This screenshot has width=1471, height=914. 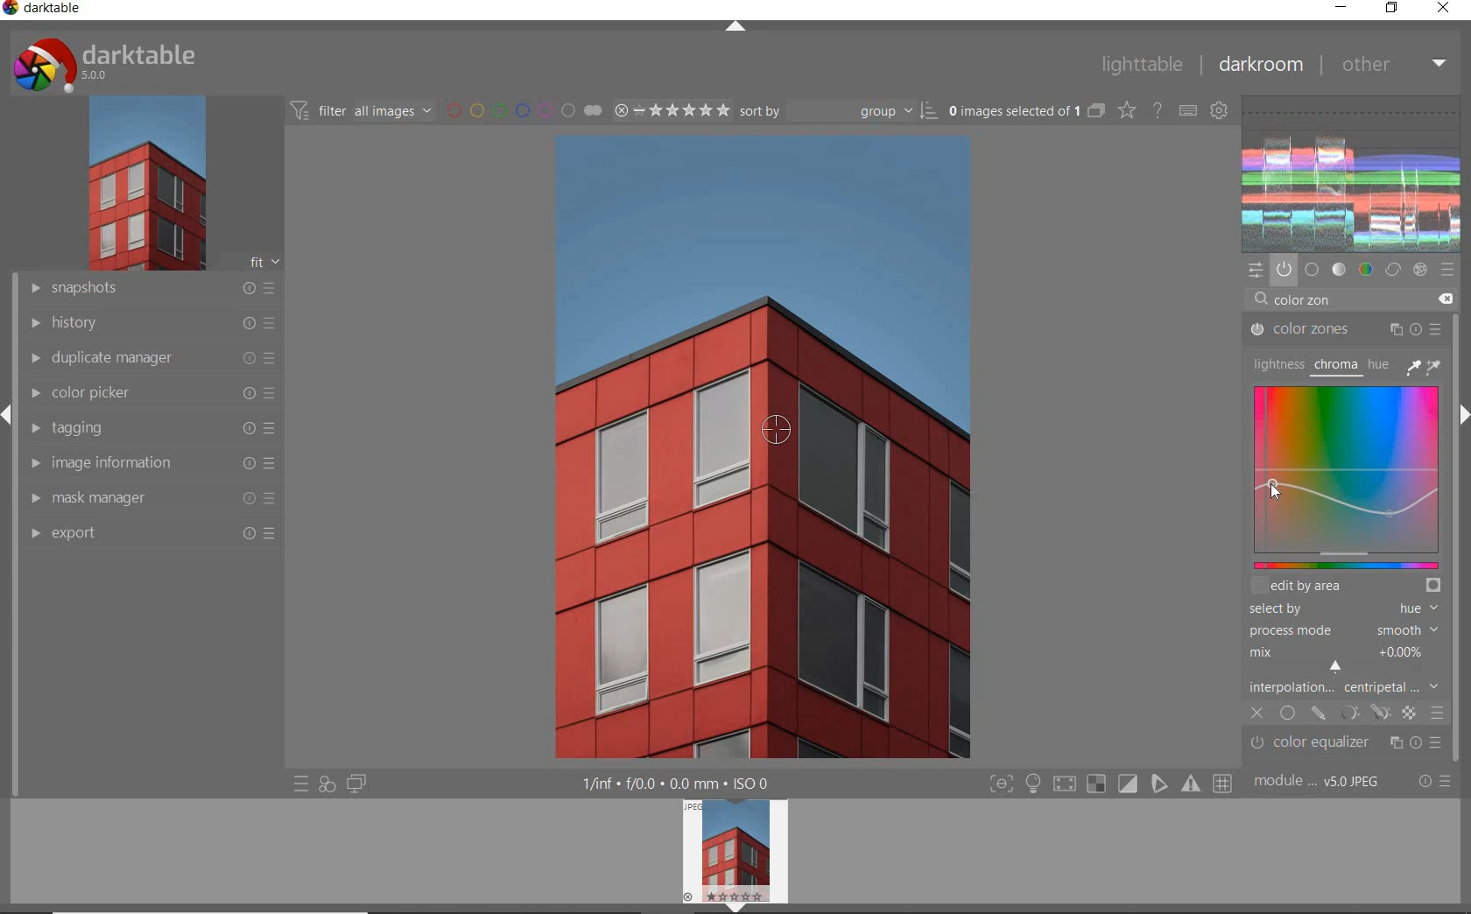 What do you see at coordinates (672, 109) in the screenshot?
I see `selected Image range rating` at bounding box center [672, 109].